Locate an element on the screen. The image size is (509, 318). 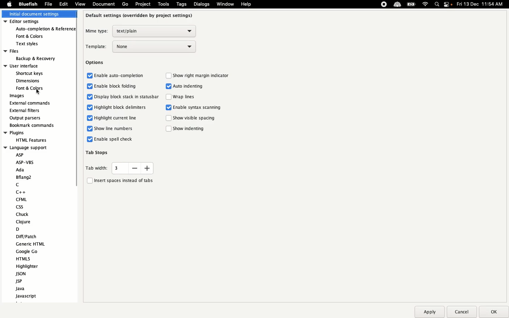
Ok is located at coordinates (492, 312).